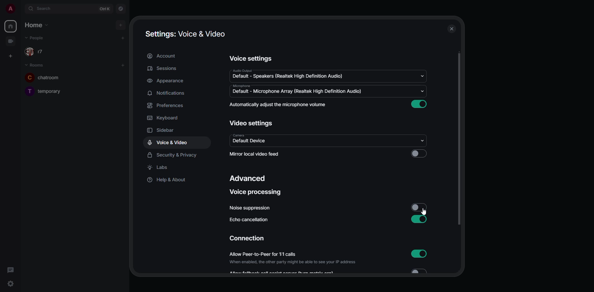 The width and height of the screenshot is (594, 292). What do you see at coordinates (166, 131) in the screenshot?
I see `sidebar` at bounding box center [166, 131].